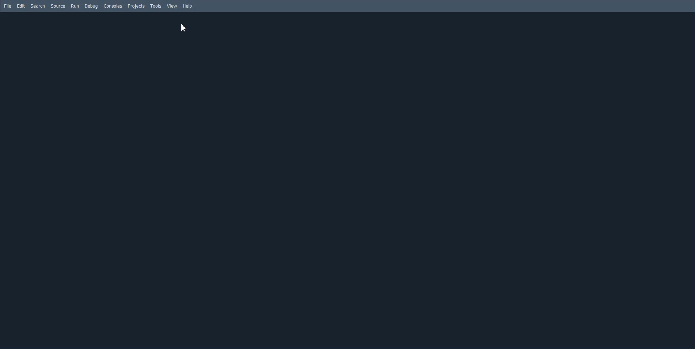 The width and height of the screenshot is (695, 349). I want to click on Cursor, so click(184, 28).